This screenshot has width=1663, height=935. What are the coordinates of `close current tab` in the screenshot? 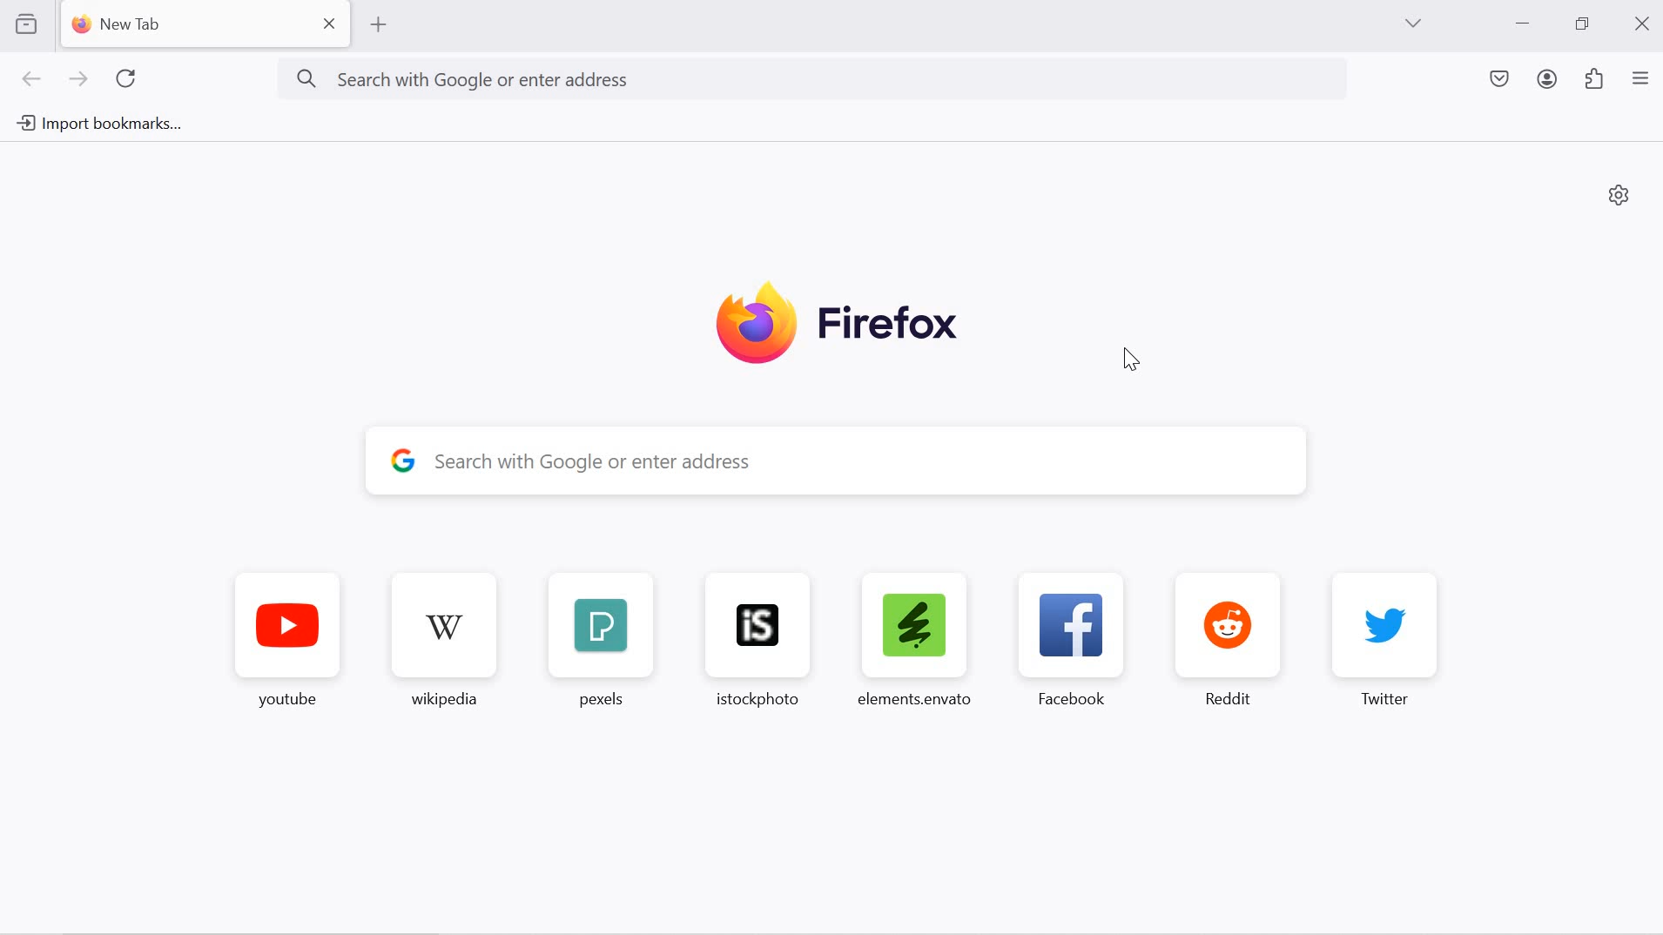 It's located at (328, 24).